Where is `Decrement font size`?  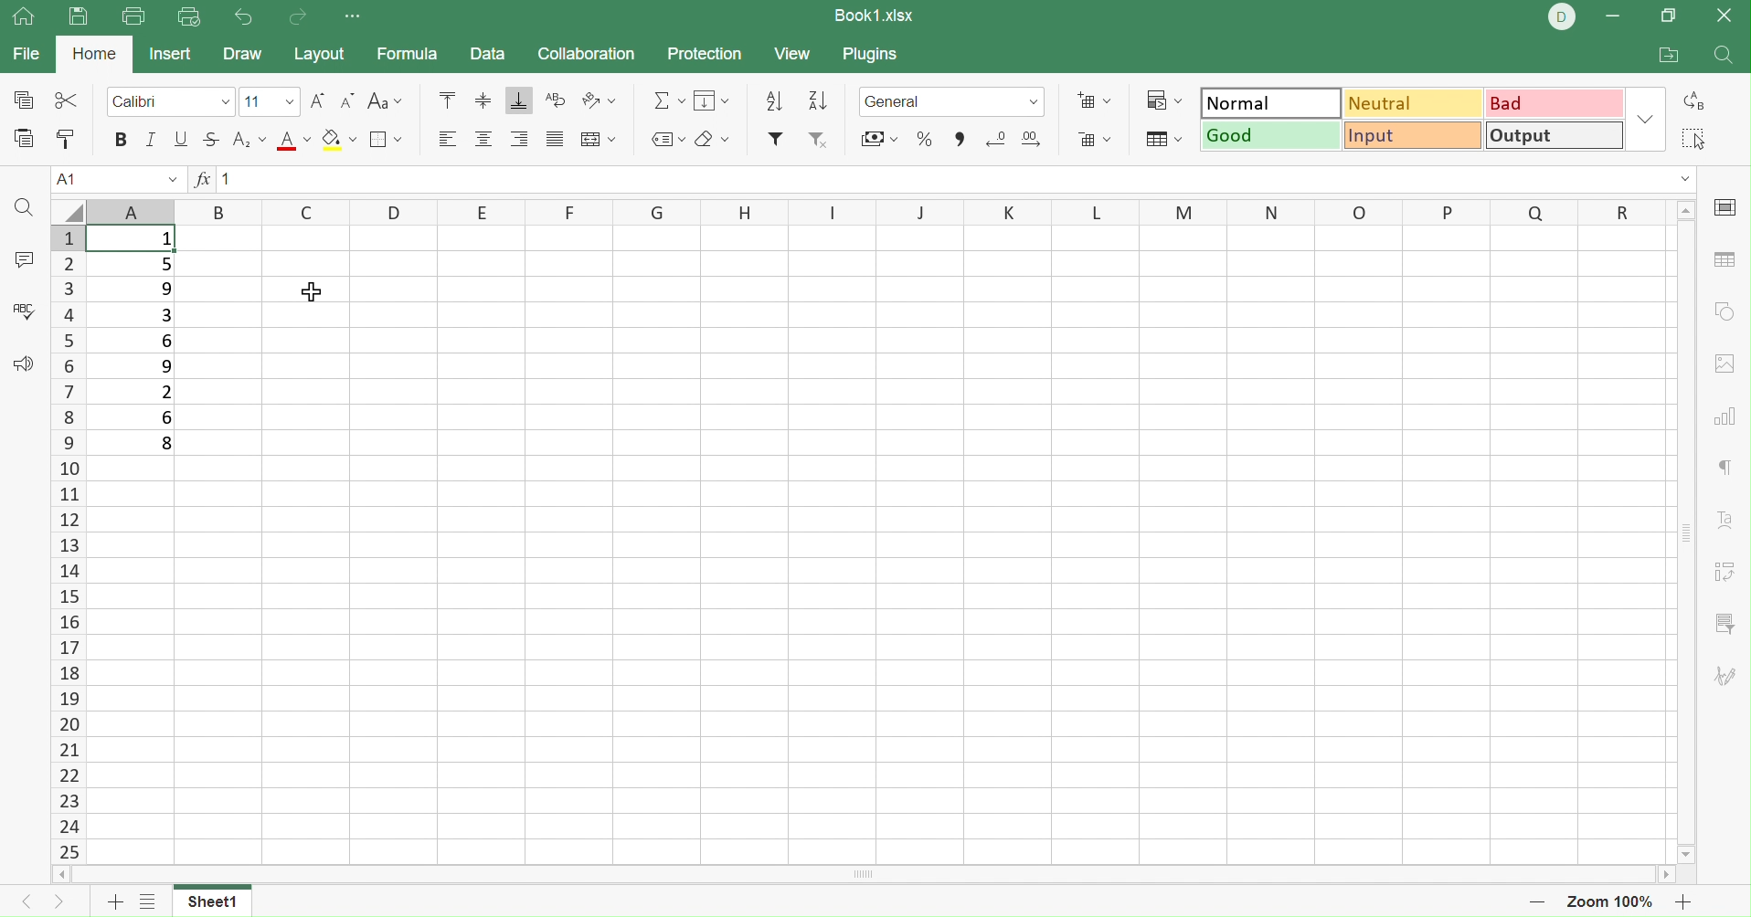
Decrement font size is located at coordinates (347, 100).